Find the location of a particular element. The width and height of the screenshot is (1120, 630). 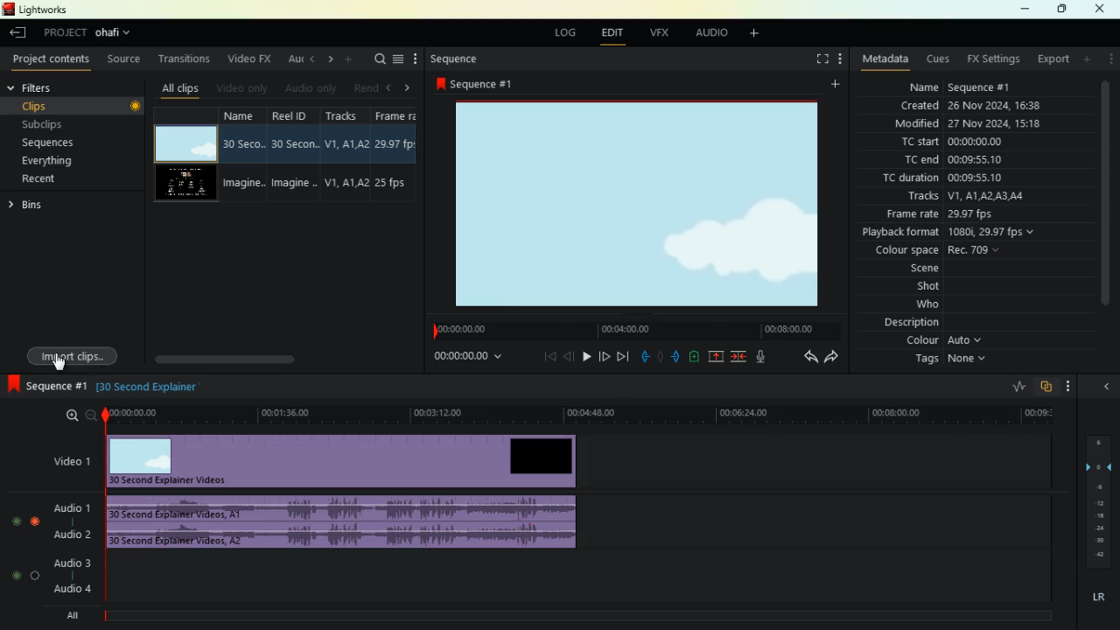

merge is located at coordinates (739, 357).